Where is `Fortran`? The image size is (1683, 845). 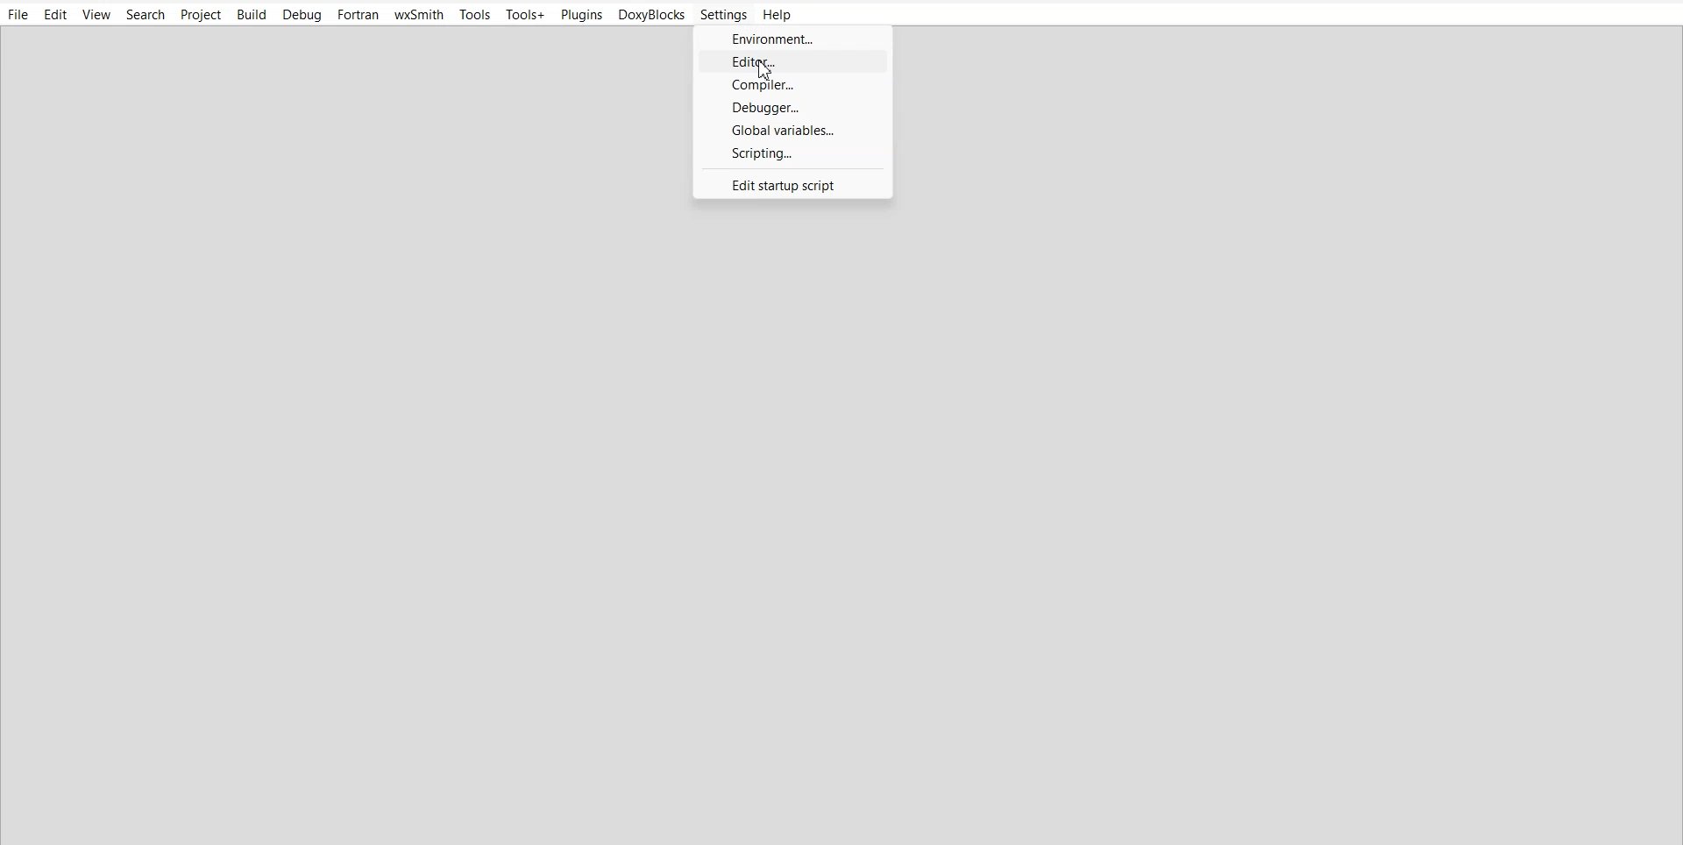 Fortran is located at coordinates (357, 15).